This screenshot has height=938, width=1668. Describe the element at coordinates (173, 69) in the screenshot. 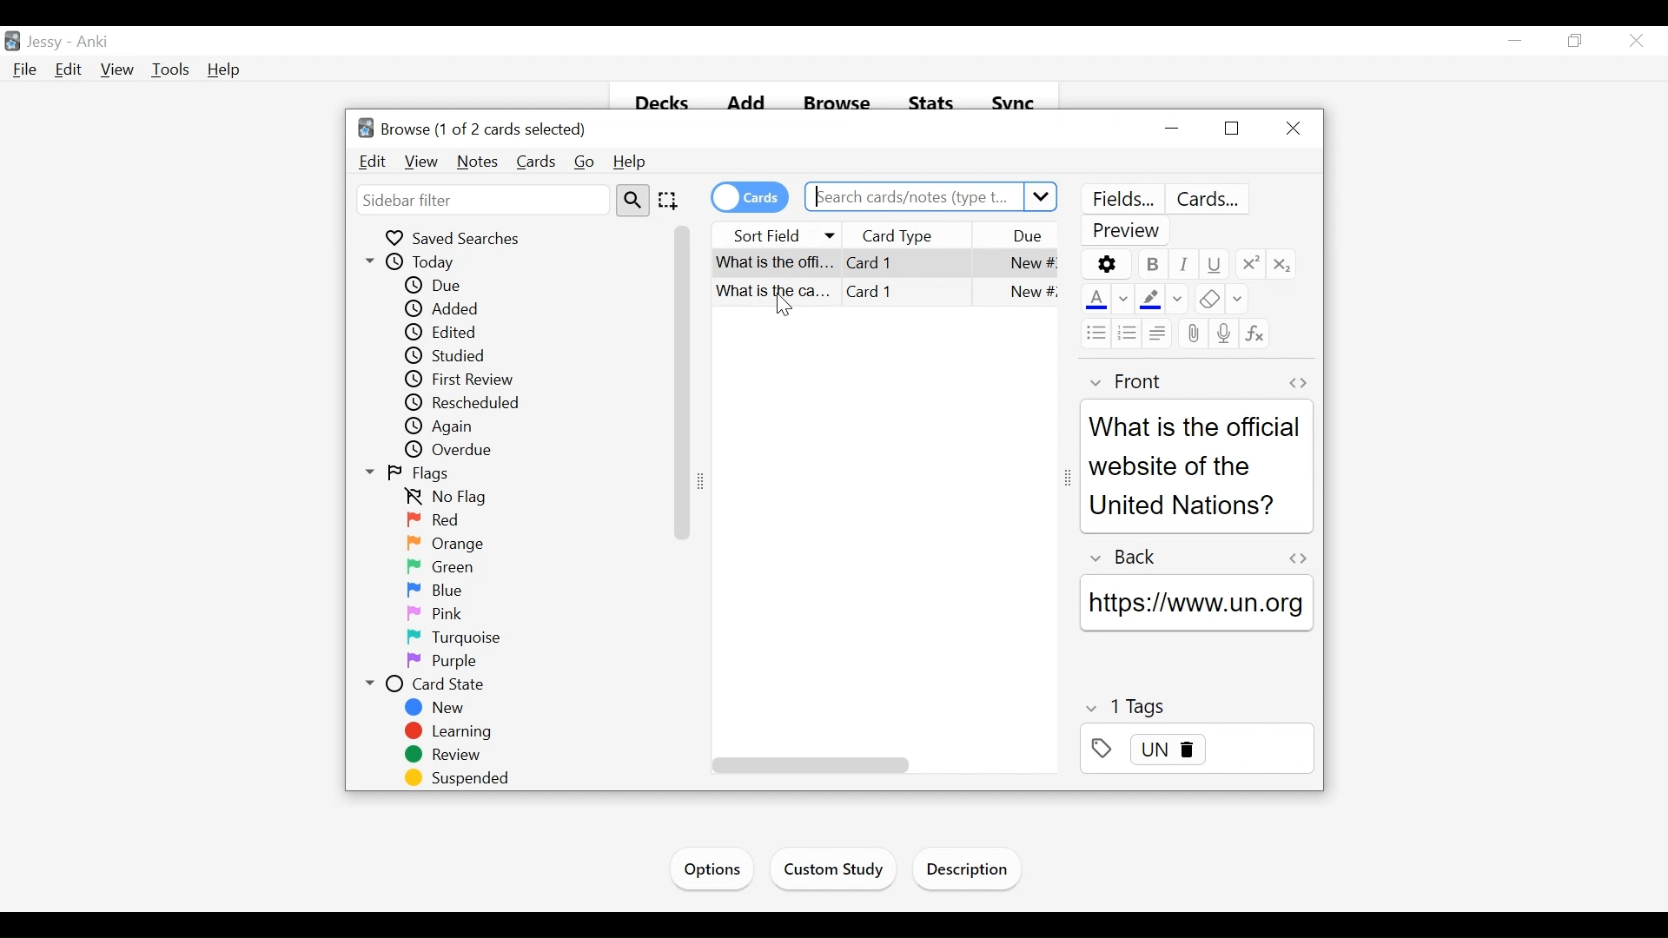

I see `Tools` at that location.